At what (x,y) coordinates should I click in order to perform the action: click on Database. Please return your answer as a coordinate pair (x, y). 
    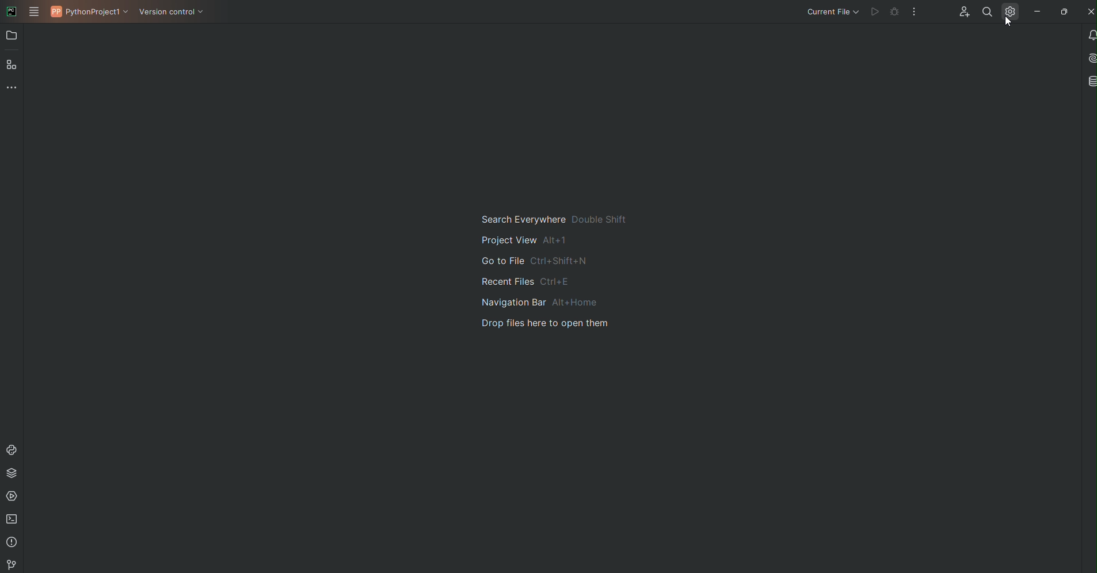
    Looking at the image, I should click on (1090, 80).